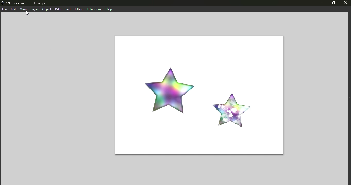 The height and width of the screenshot is (185, 351). What do you see at coordinates (79, 9) in the screenshot?
I see `Filters` at bounding box center [79, 9].